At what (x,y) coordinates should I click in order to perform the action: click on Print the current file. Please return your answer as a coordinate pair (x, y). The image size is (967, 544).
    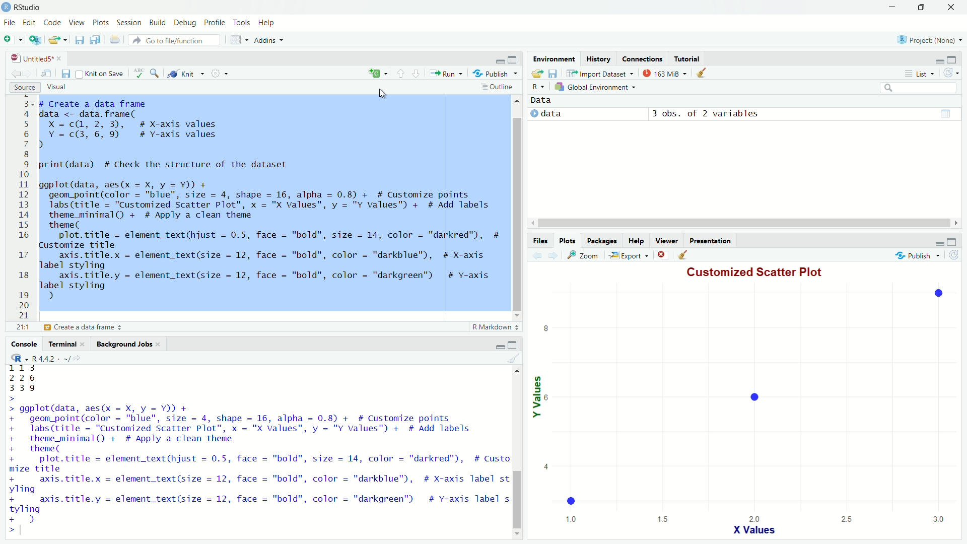
    Looking at the image, I should click on (115, 40).